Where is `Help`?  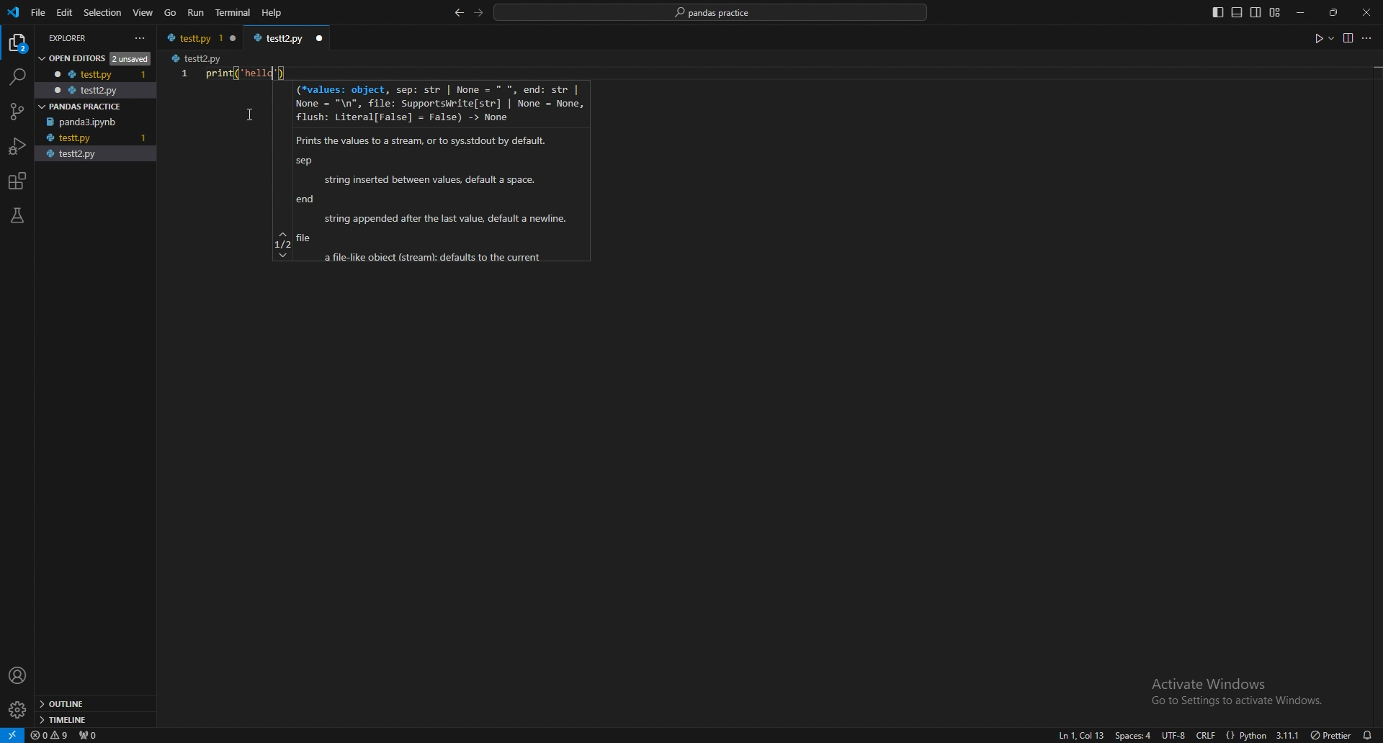
Help is located at coordinates (271, 13).